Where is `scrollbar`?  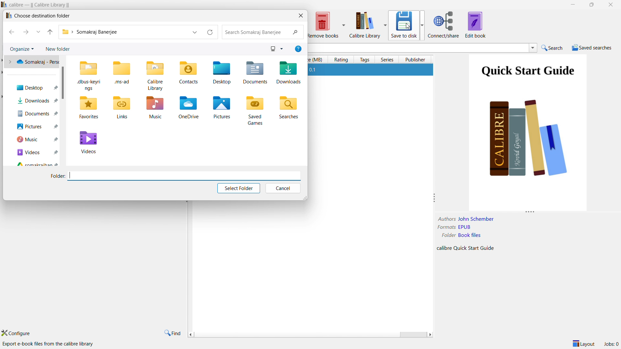 scrollbar is located at coordinates (63, 82).